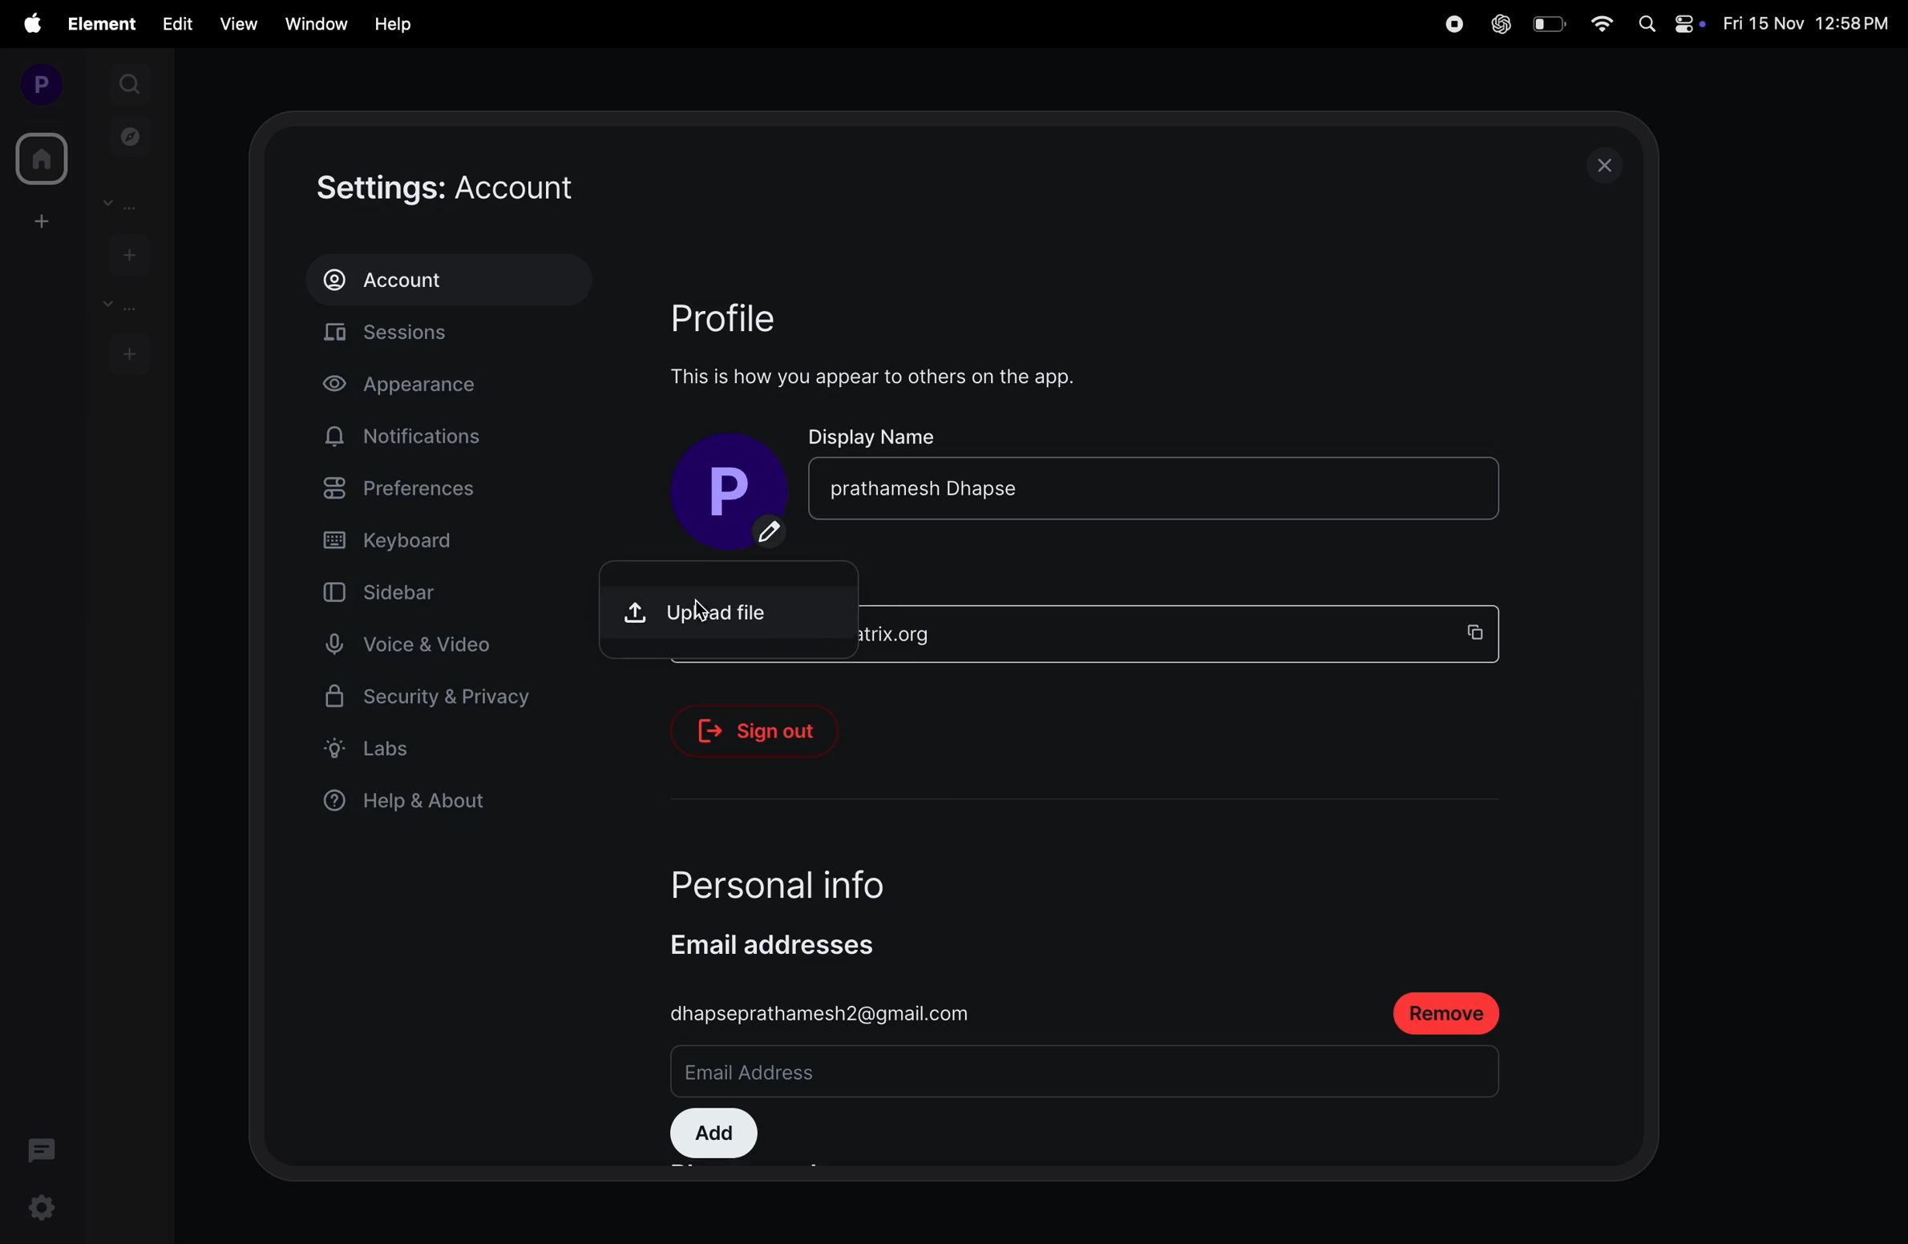  Describe the element at coordinates (117, 305) in the screenshot. I see `rooms` at that location.